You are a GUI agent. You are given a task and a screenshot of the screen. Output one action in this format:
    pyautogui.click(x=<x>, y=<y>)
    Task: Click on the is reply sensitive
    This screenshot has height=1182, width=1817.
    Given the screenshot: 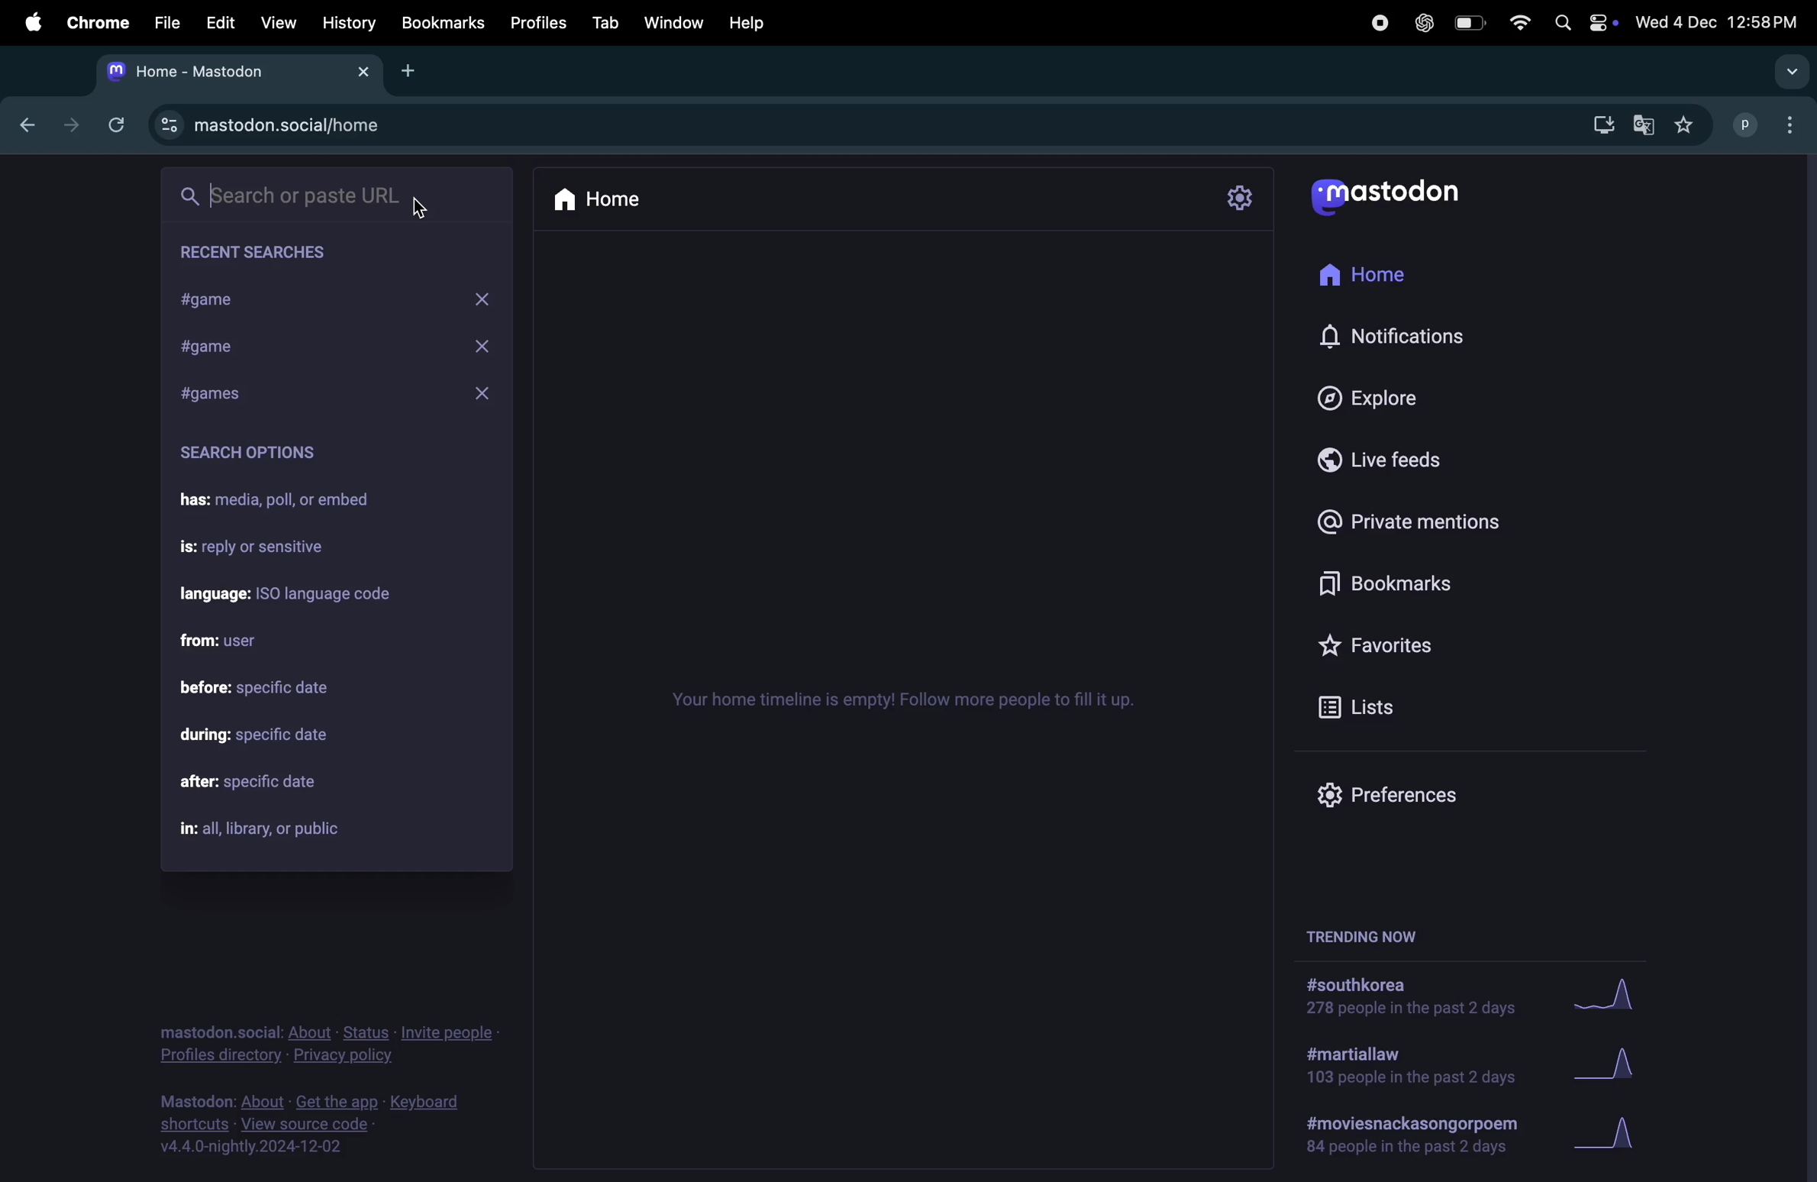 What is the action you would take?
    pyautogui.click(x=266, y=550)
    